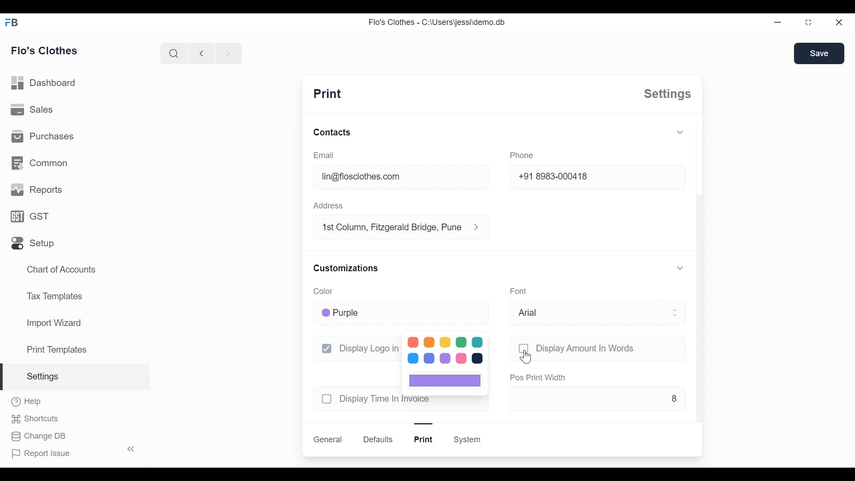 This screenshot has width=855, height=481. What do you see at coordinates (479, 227) in the screenshot?
I see `address information` at bounding box center [479, 227].